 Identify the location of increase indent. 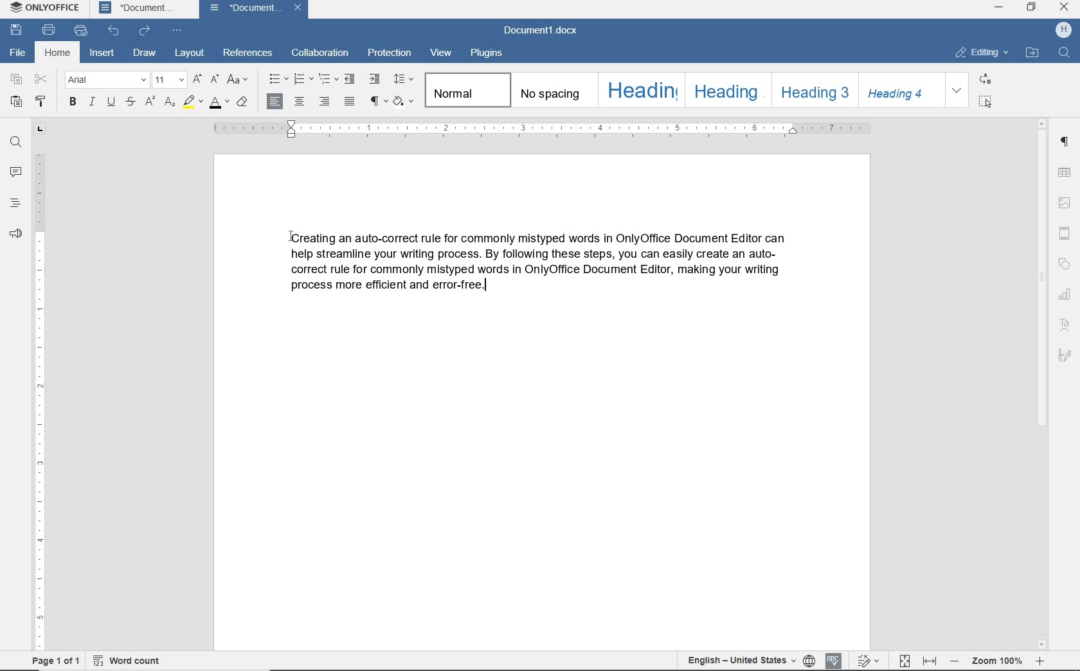
(375, 80).